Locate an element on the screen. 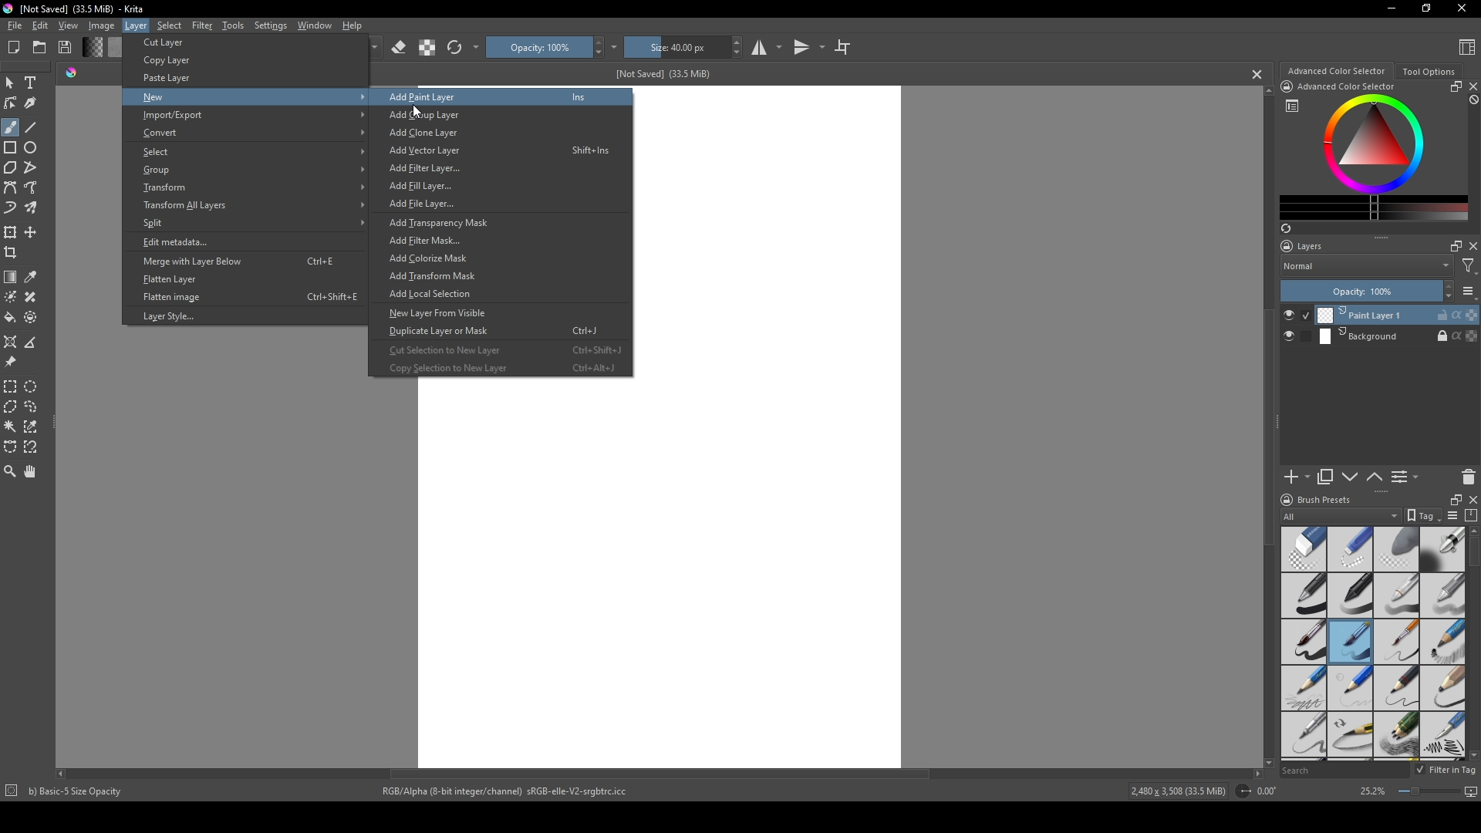 This screenshot has width=1481, height=833. resize is located at coordinates (1452, 498).